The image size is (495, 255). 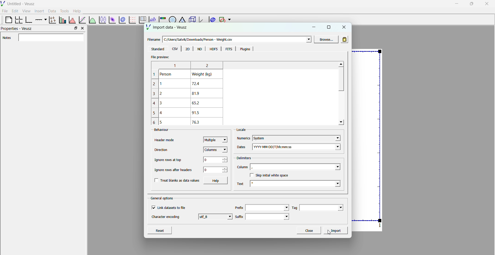 I want to click on close, so click(x=487, y=4).